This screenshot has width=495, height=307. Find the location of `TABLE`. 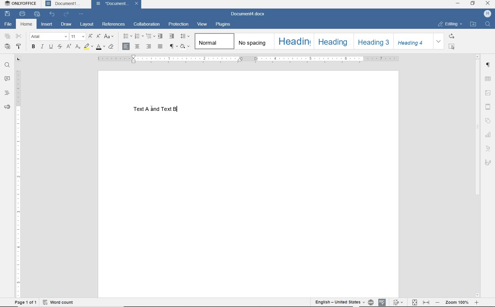

TABLE is located at coordinates (488, 79).